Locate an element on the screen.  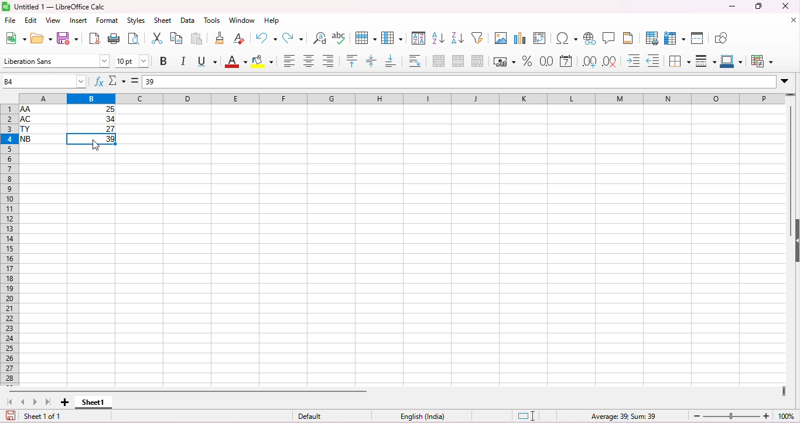
align left is located at coordinates (289, 62).